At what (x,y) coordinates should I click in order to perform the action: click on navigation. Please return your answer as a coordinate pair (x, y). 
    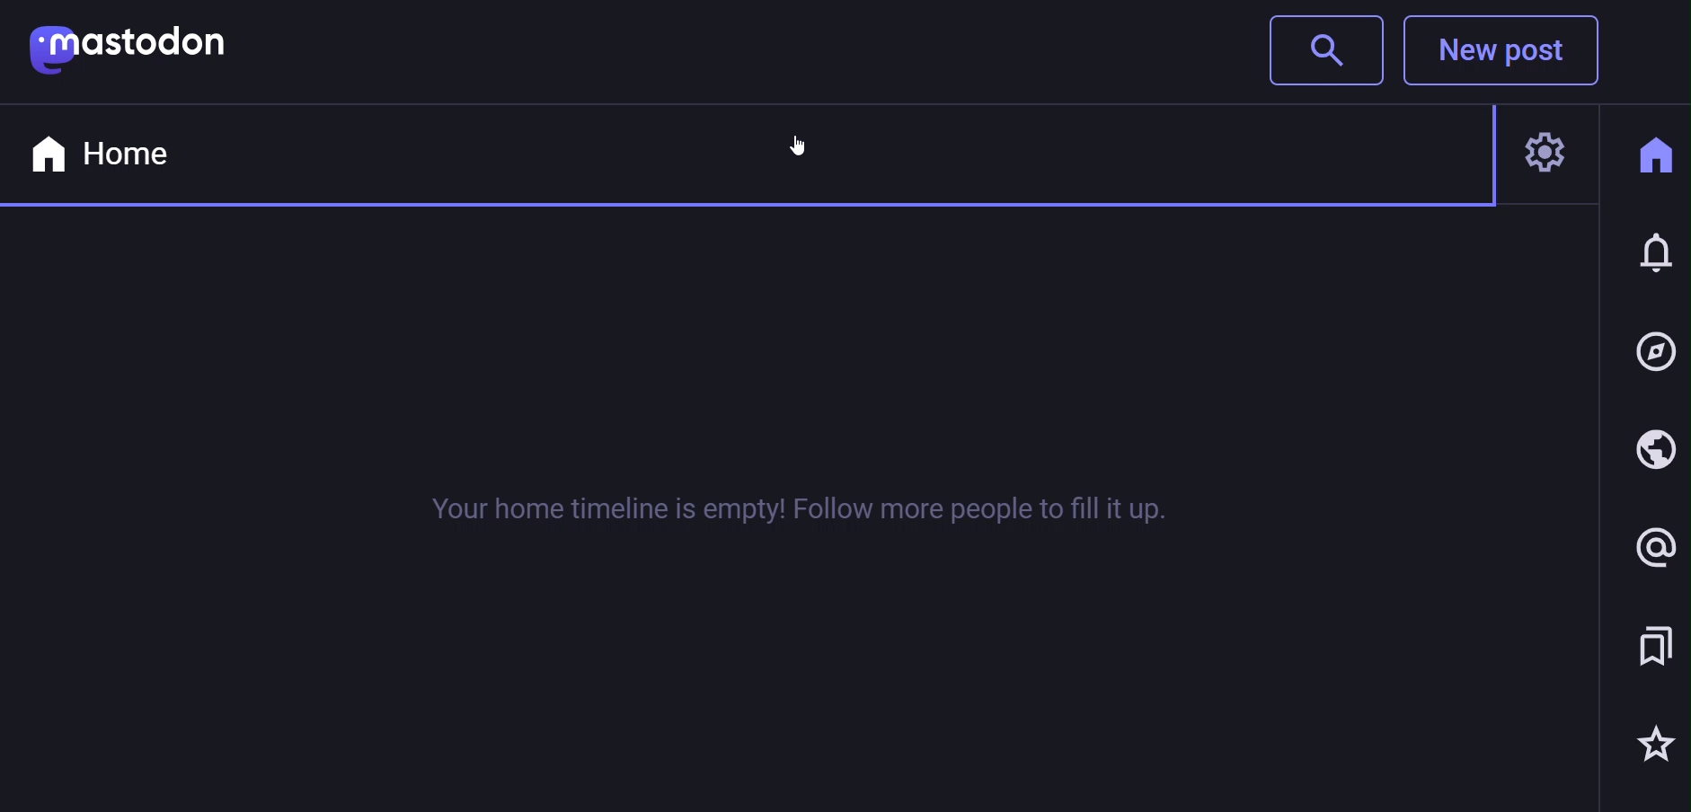
    Looking at the image, I should click on (1657, 353).